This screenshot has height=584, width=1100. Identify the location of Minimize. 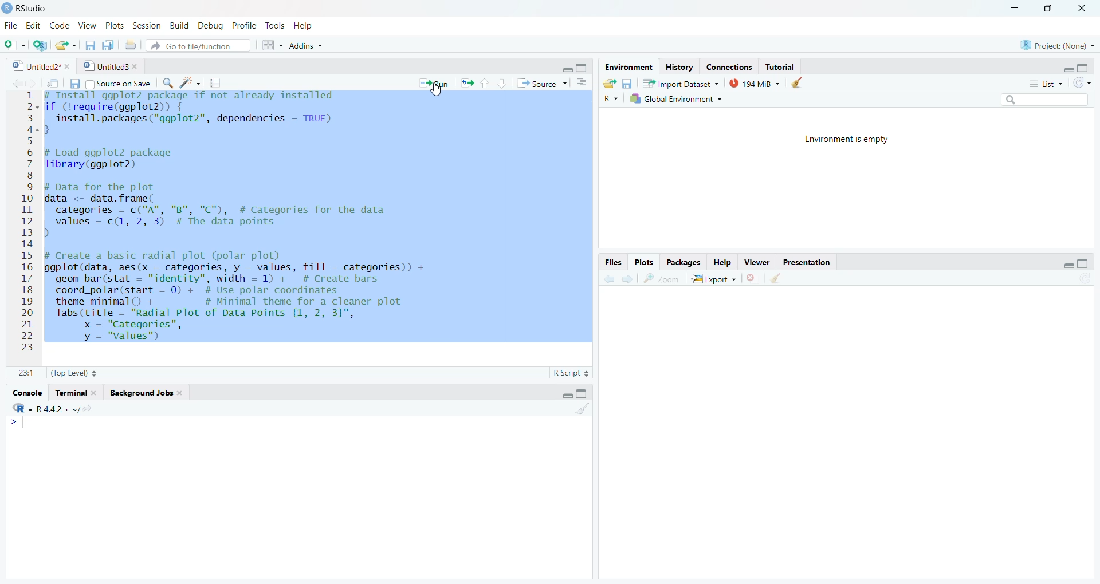
(1068, 69).